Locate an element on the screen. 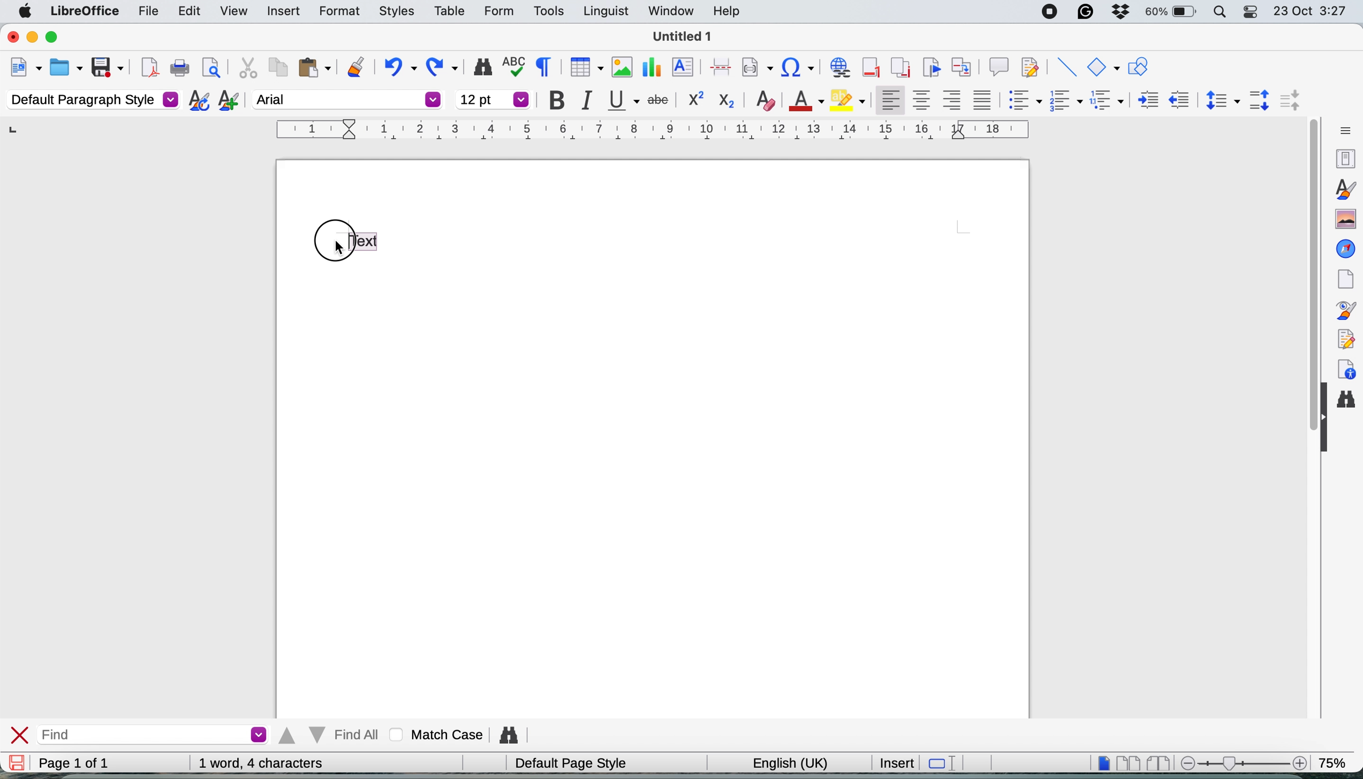 Image resolution: width=1363 pixels, height=779 pixels. find and replace is located at coordinates (479, 67).